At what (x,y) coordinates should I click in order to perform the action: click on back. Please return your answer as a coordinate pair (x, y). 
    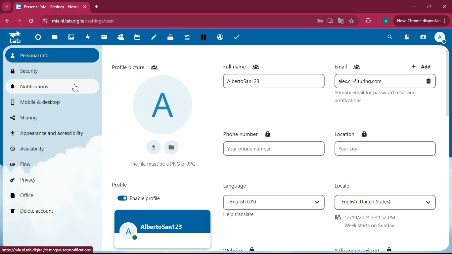
    Looking at the image, I should click on (7, 21).